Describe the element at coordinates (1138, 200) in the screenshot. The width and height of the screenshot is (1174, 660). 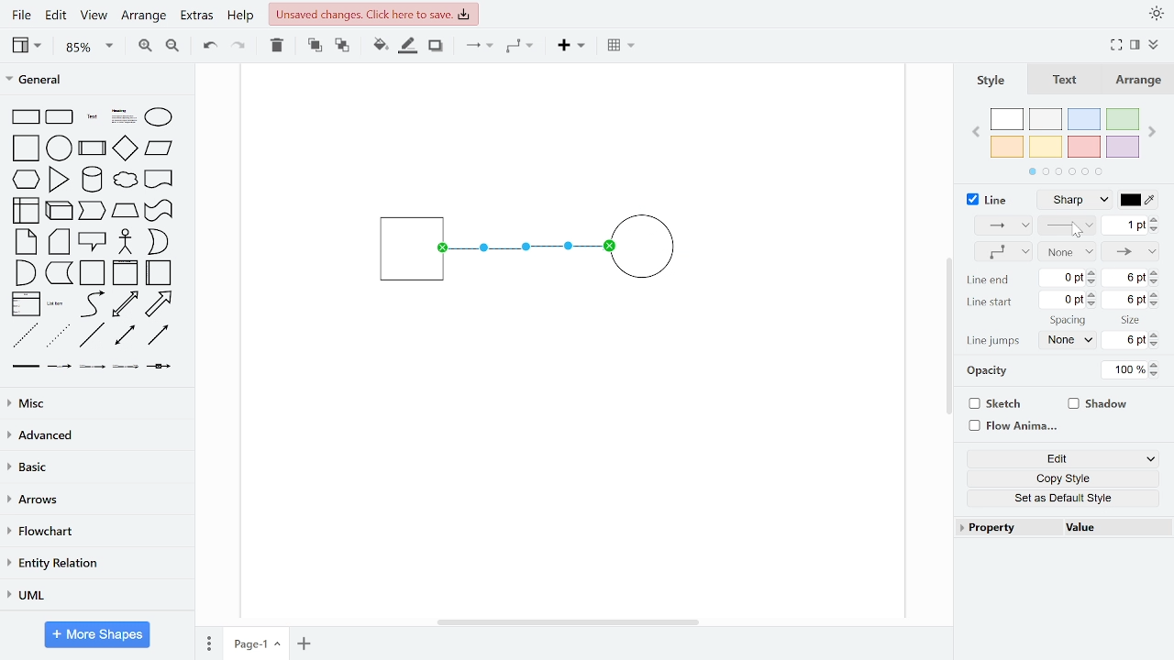
I see `line color` at that location.